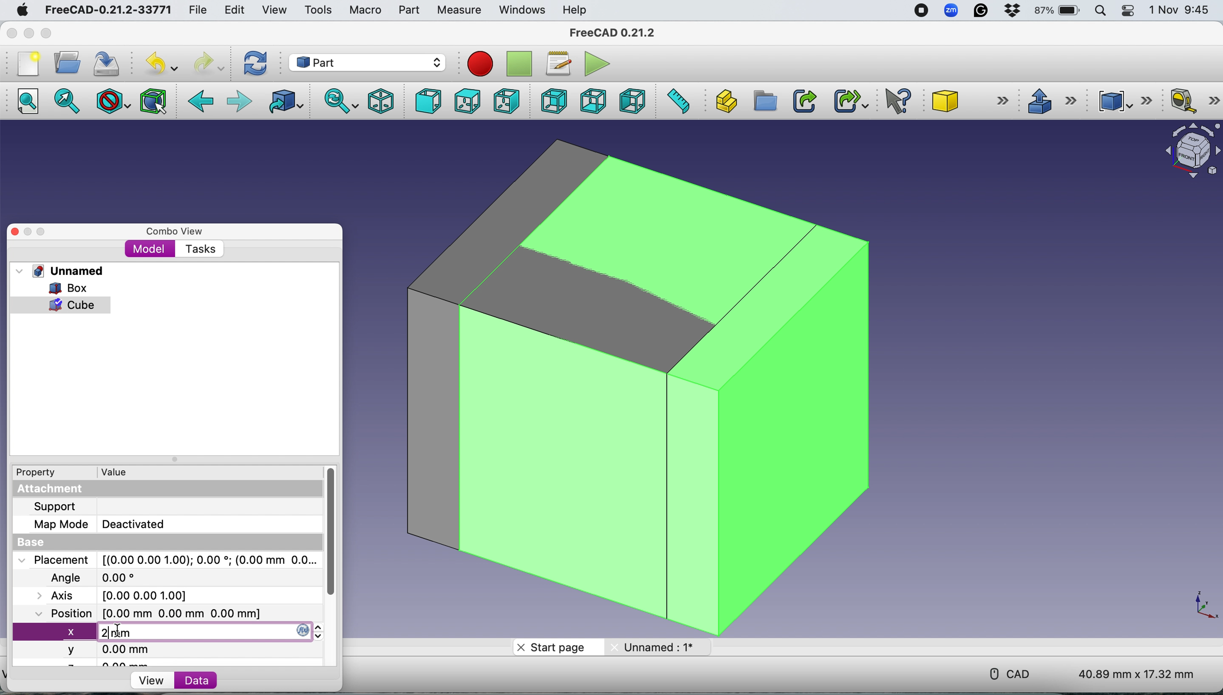 The width and height of the screenshot is (1223, 695). Describe the element at coordinates (677, 100) in the screenshot. I see `Measure distance` at that location.